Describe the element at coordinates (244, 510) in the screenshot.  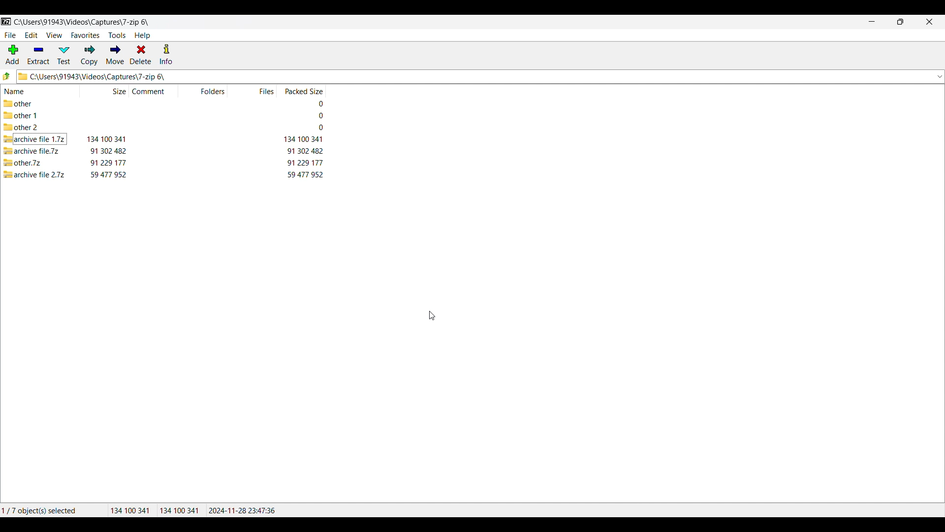
I see `2024-11-28 23:47:36` at that location.